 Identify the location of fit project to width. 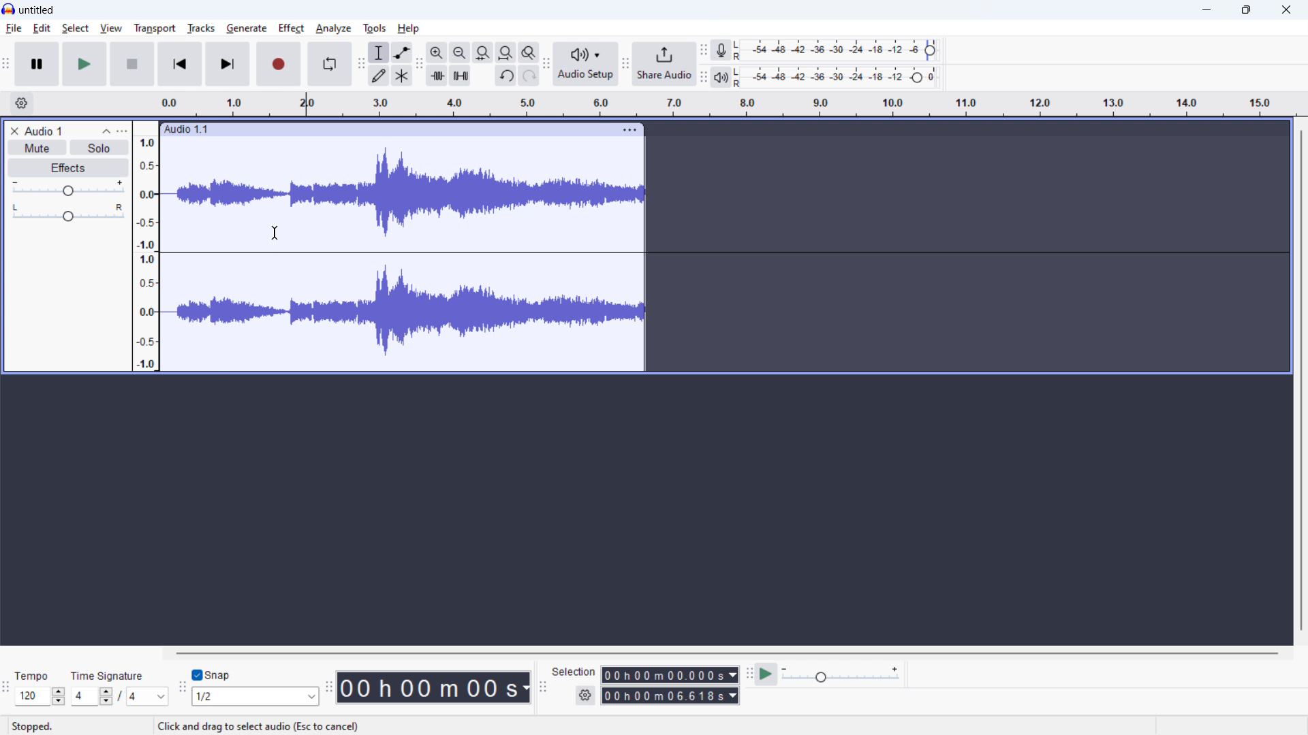
(506, 52).